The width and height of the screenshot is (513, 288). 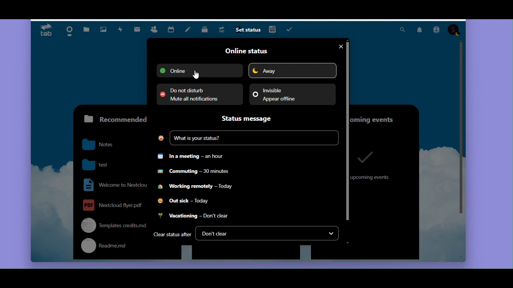 What do you see at coordinates (86, 27) in the screenshot?
I see `Files` at bounding box center [86, 27].